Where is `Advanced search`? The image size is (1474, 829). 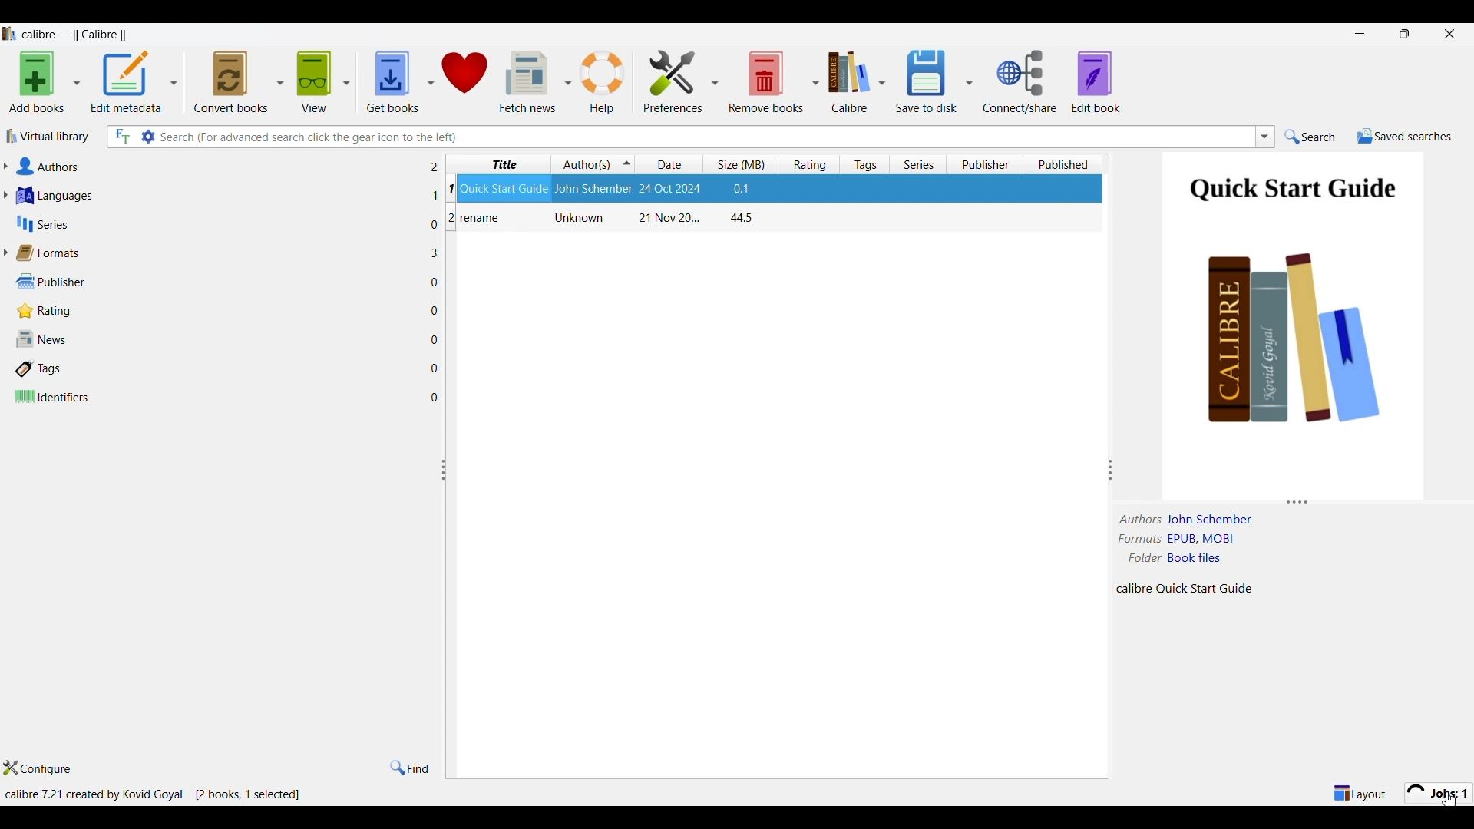 Advanced search is located at coordinates (147, 137).